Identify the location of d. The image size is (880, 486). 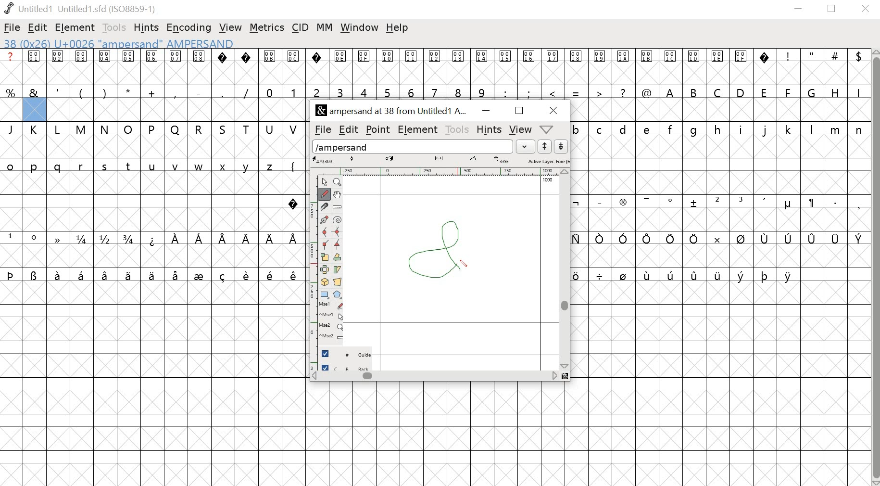
(623, 129).